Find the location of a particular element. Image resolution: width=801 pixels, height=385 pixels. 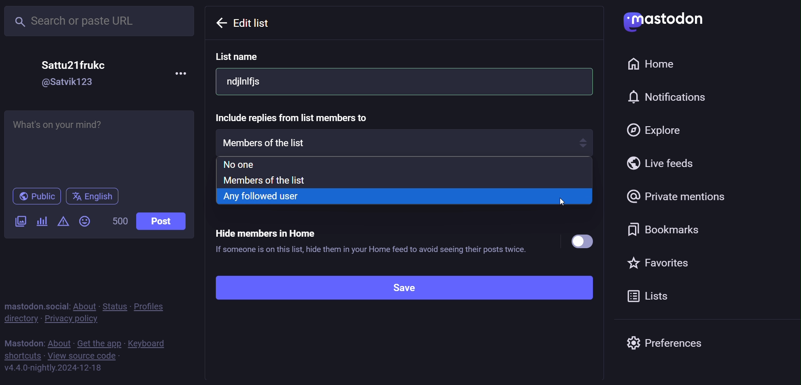

members of the list is located at coordinates (403, 142).